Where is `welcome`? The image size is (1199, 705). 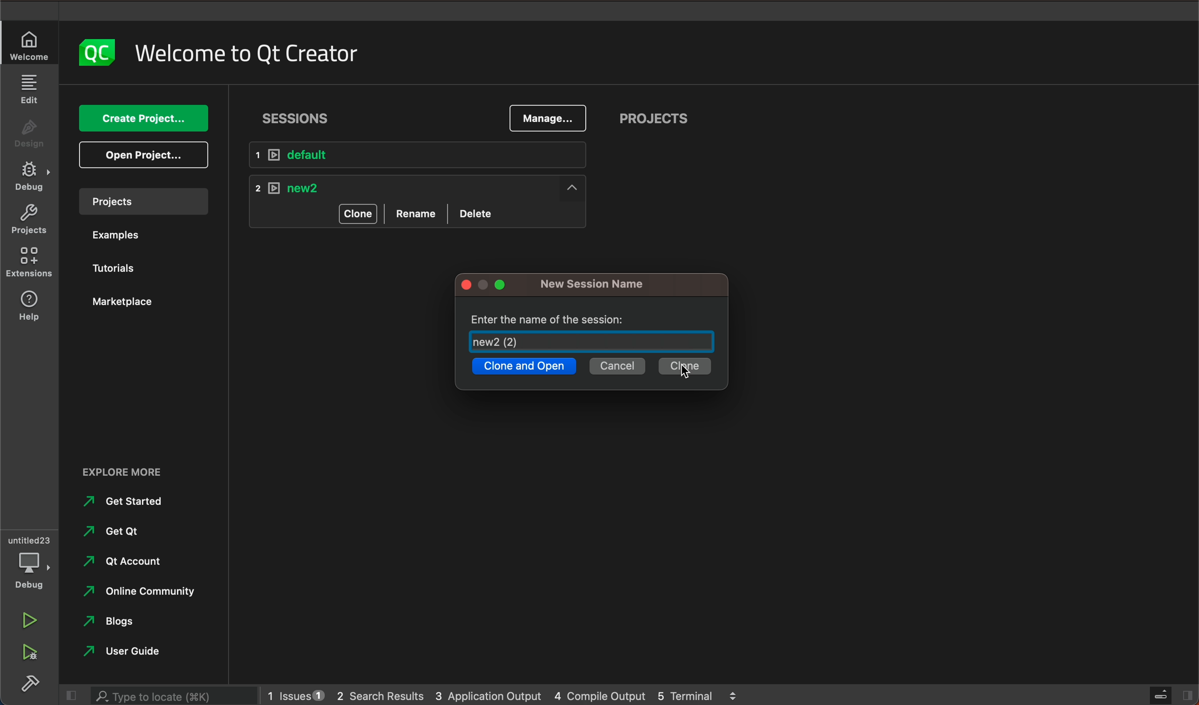 welcome is located at coordinates (28, 46).